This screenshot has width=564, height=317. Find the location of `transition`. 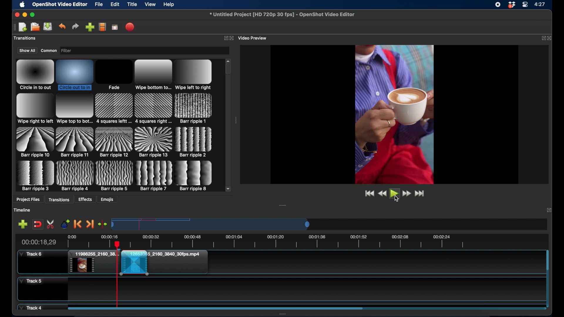

transition is located at coordinates (194, 108).